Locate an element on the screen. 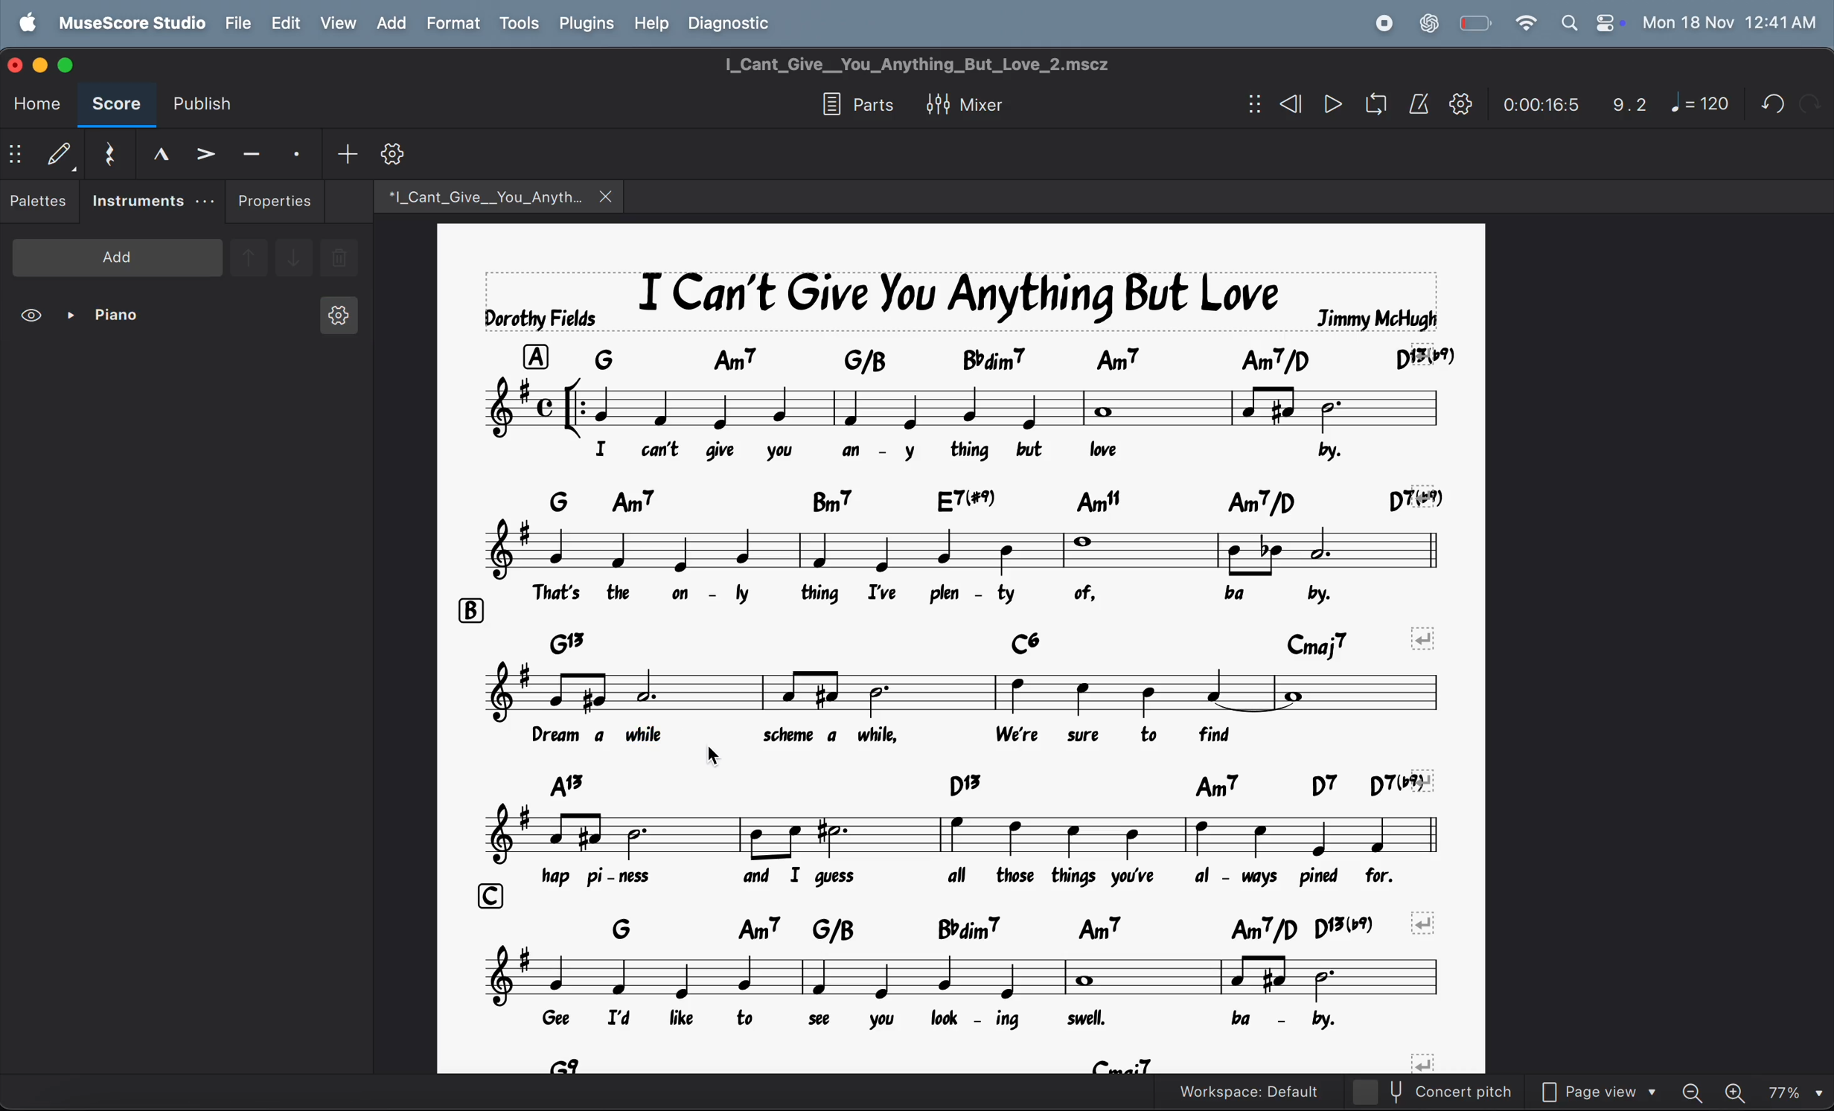 The image size is (1834, 1111). play is located at coordinates (1332, 104).